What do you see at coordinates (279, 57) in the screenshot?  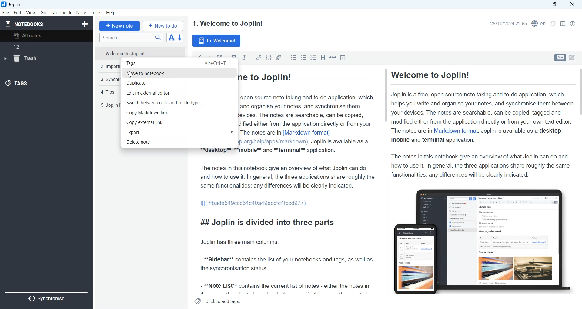 I see `Attach file` at bounding box center [279, 57].